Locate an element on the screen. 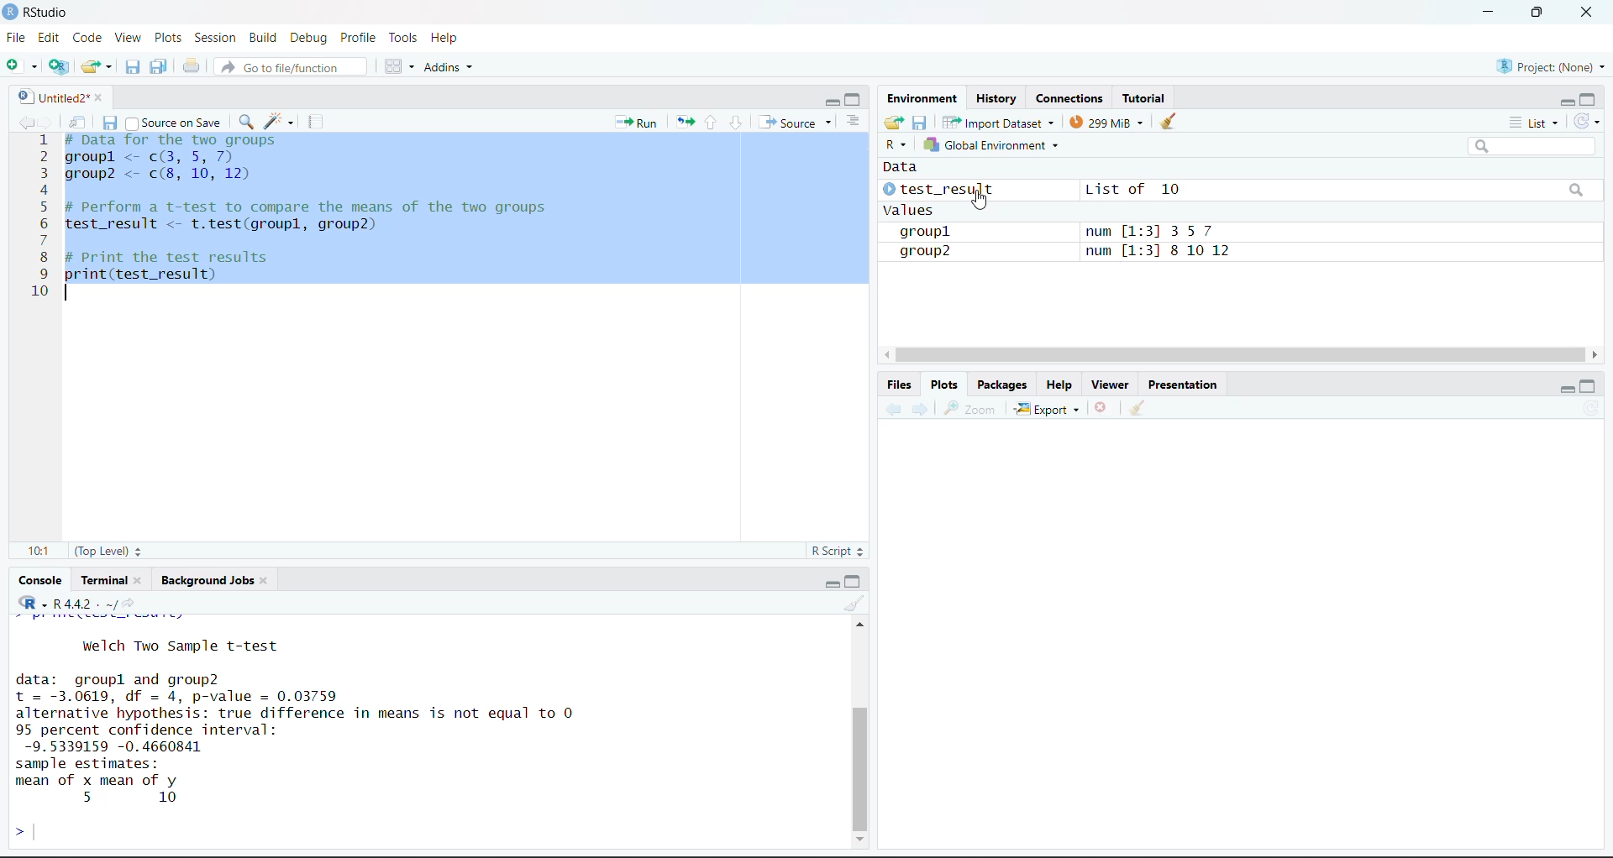 Image resolution: width=1613 pixels, height=858 pixels. num [1:3] 357 is located at coordinates (1168, 231).